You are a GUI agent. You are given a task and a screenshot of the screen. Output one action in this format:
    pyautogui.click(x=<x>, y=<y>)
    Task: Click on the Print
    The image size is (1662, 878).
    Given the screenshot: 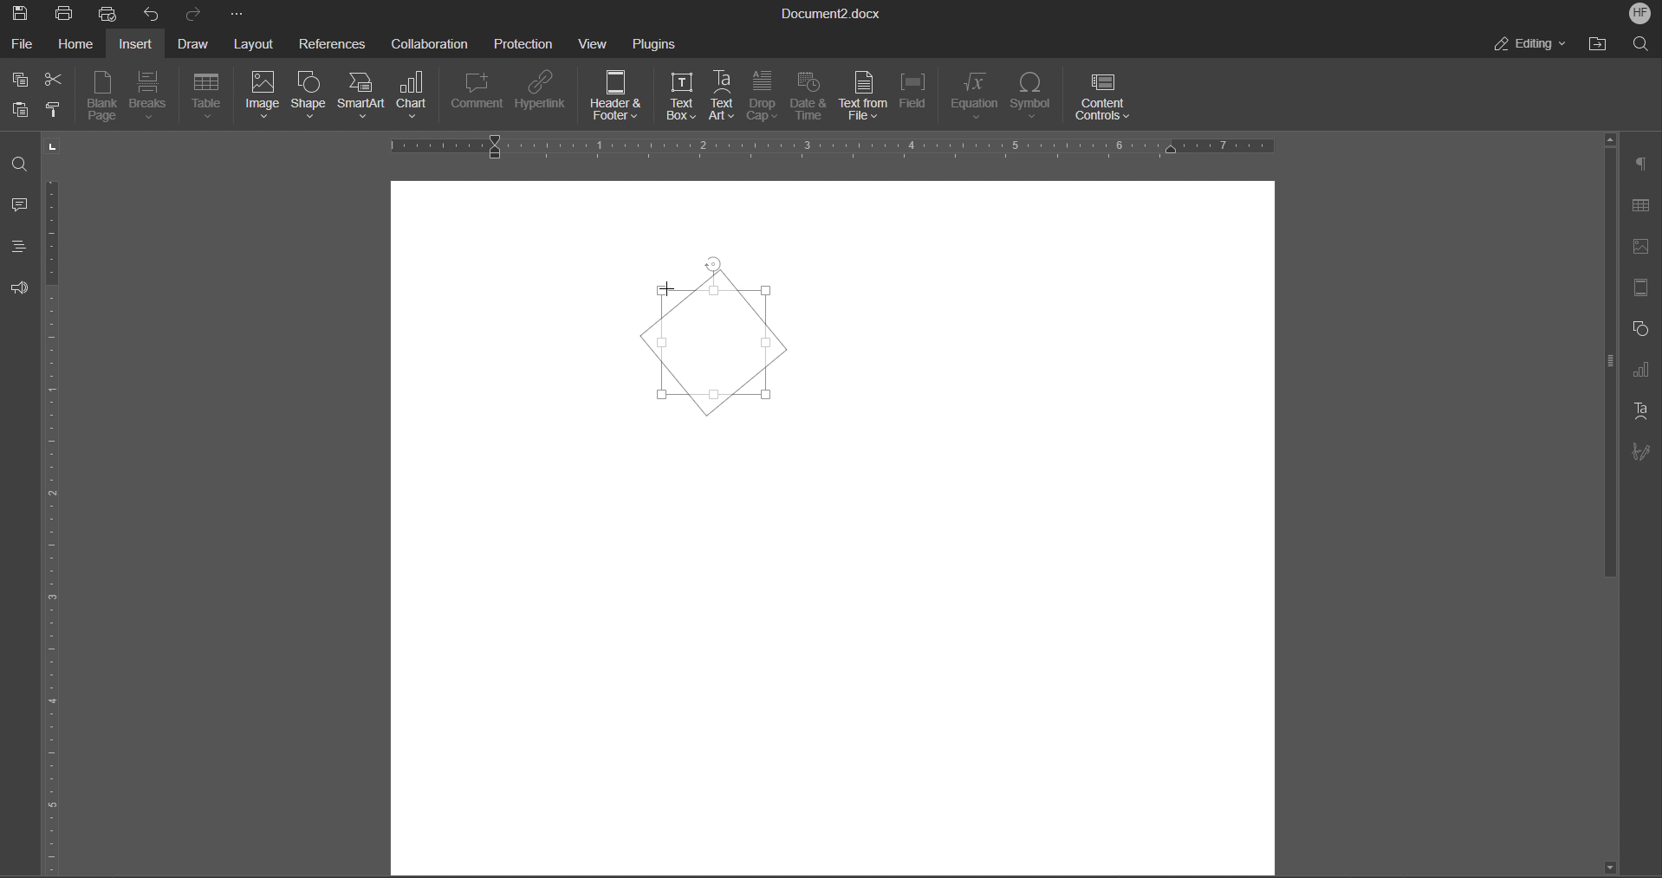 What is the action you would take?
    pyautogui.click(x=66, y=12)
    